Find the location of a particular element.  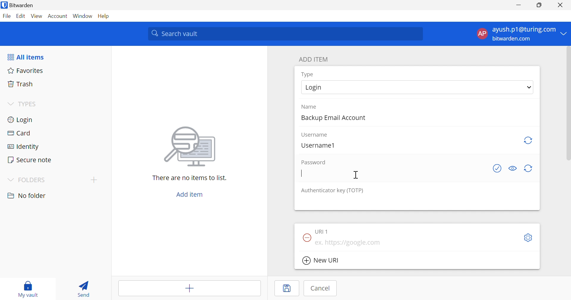

Cancel is located at coordinates (321, 288).